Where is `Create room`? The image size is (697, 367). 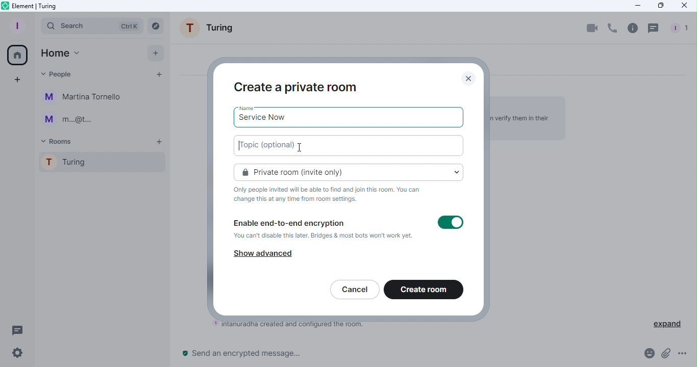
Create room is located at coordinates (425, 291).